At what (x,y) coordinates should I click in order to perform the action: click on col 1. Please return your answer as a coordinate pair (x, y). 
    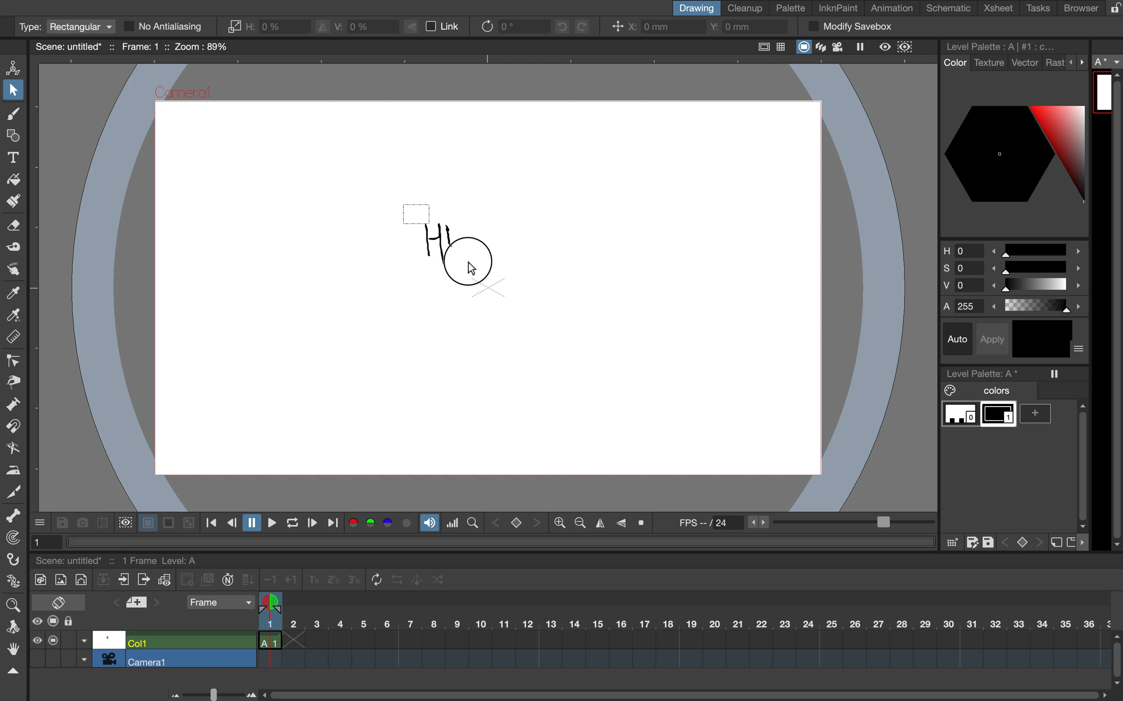
    Looking at the image, I should click on (189, 642).